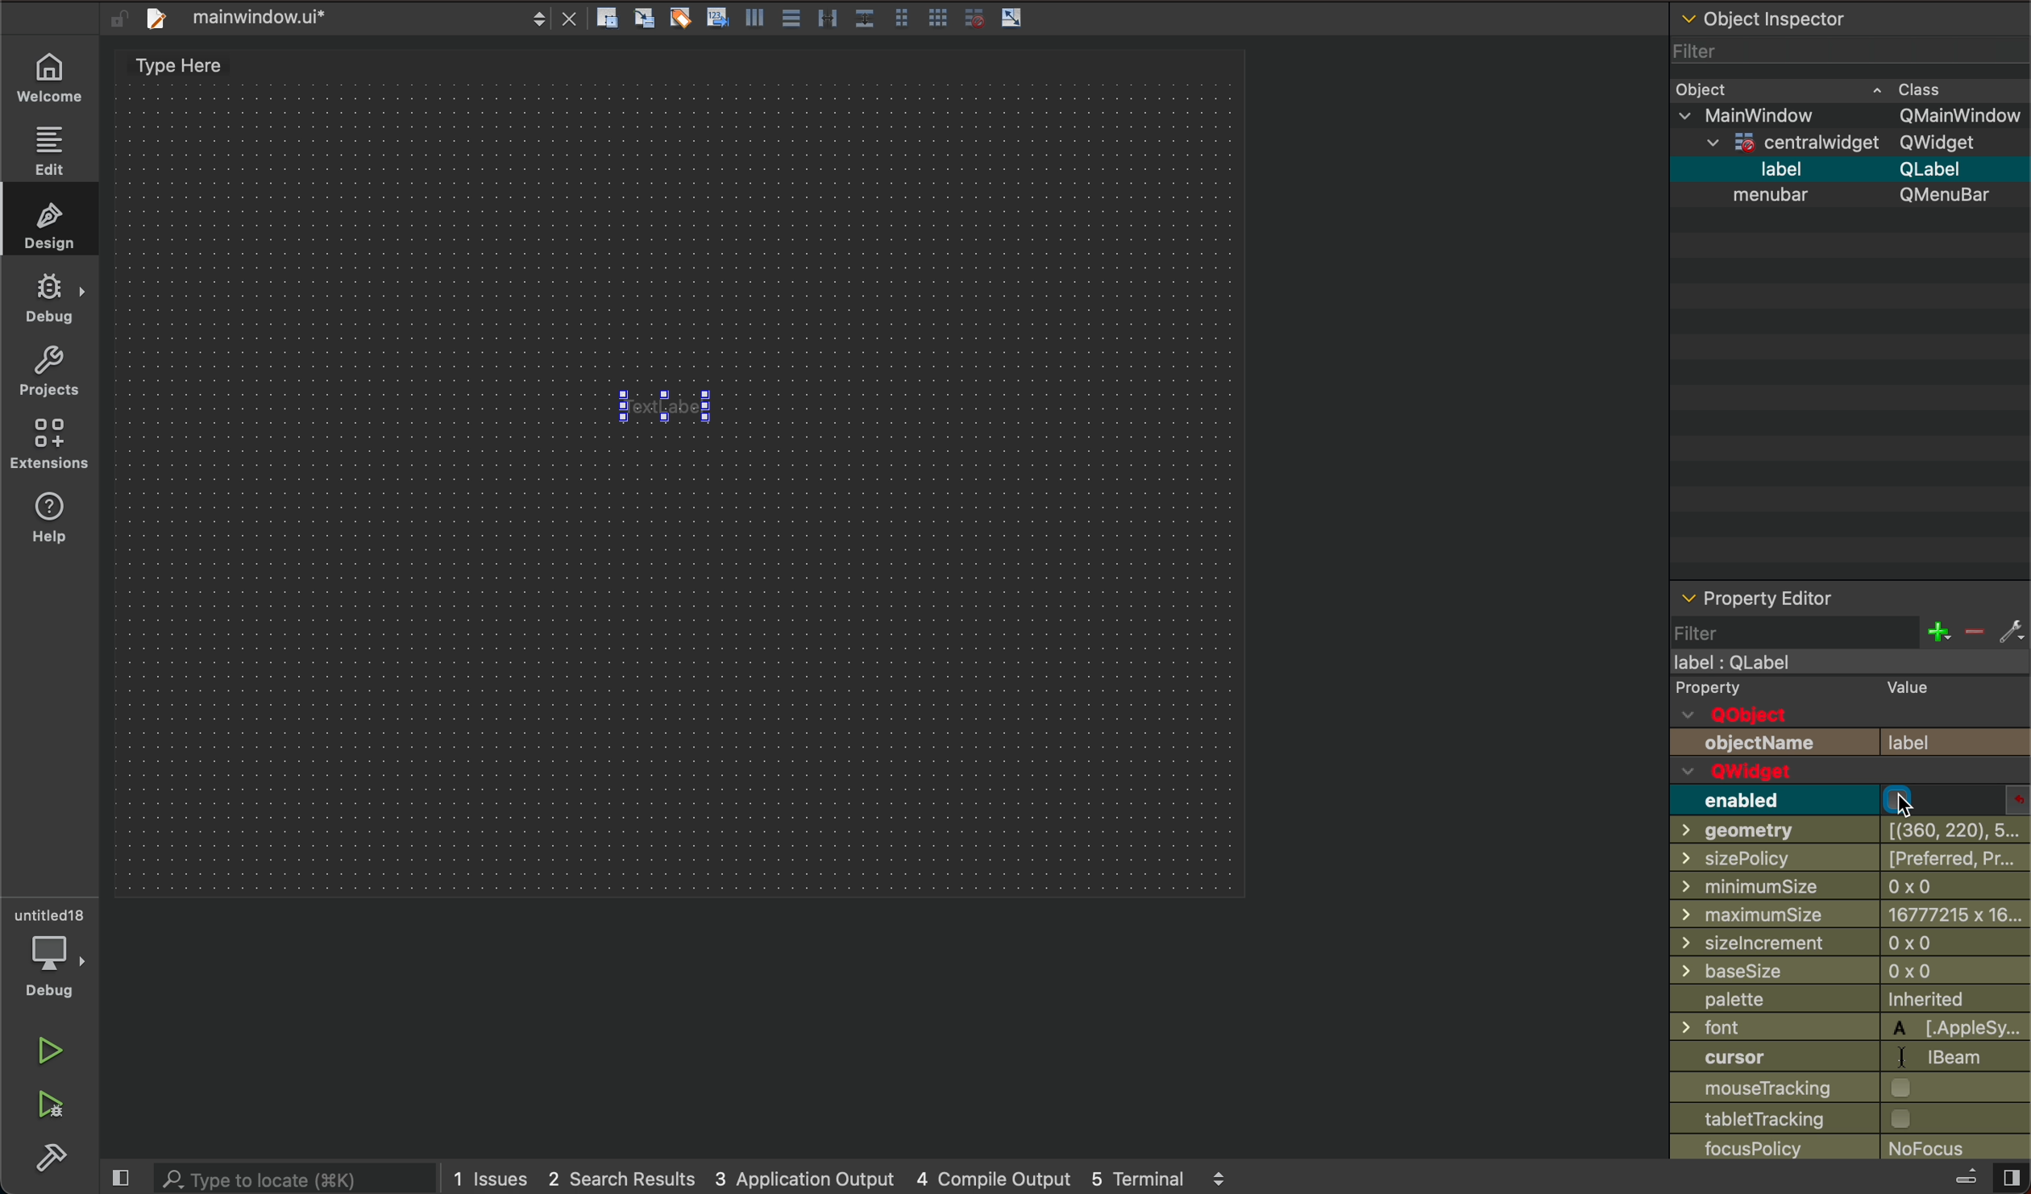 This screenshot has height=1194, width=2031. Describe the element at coordinates (1701, 50) in the screenshot. I see `Filter` at that location.